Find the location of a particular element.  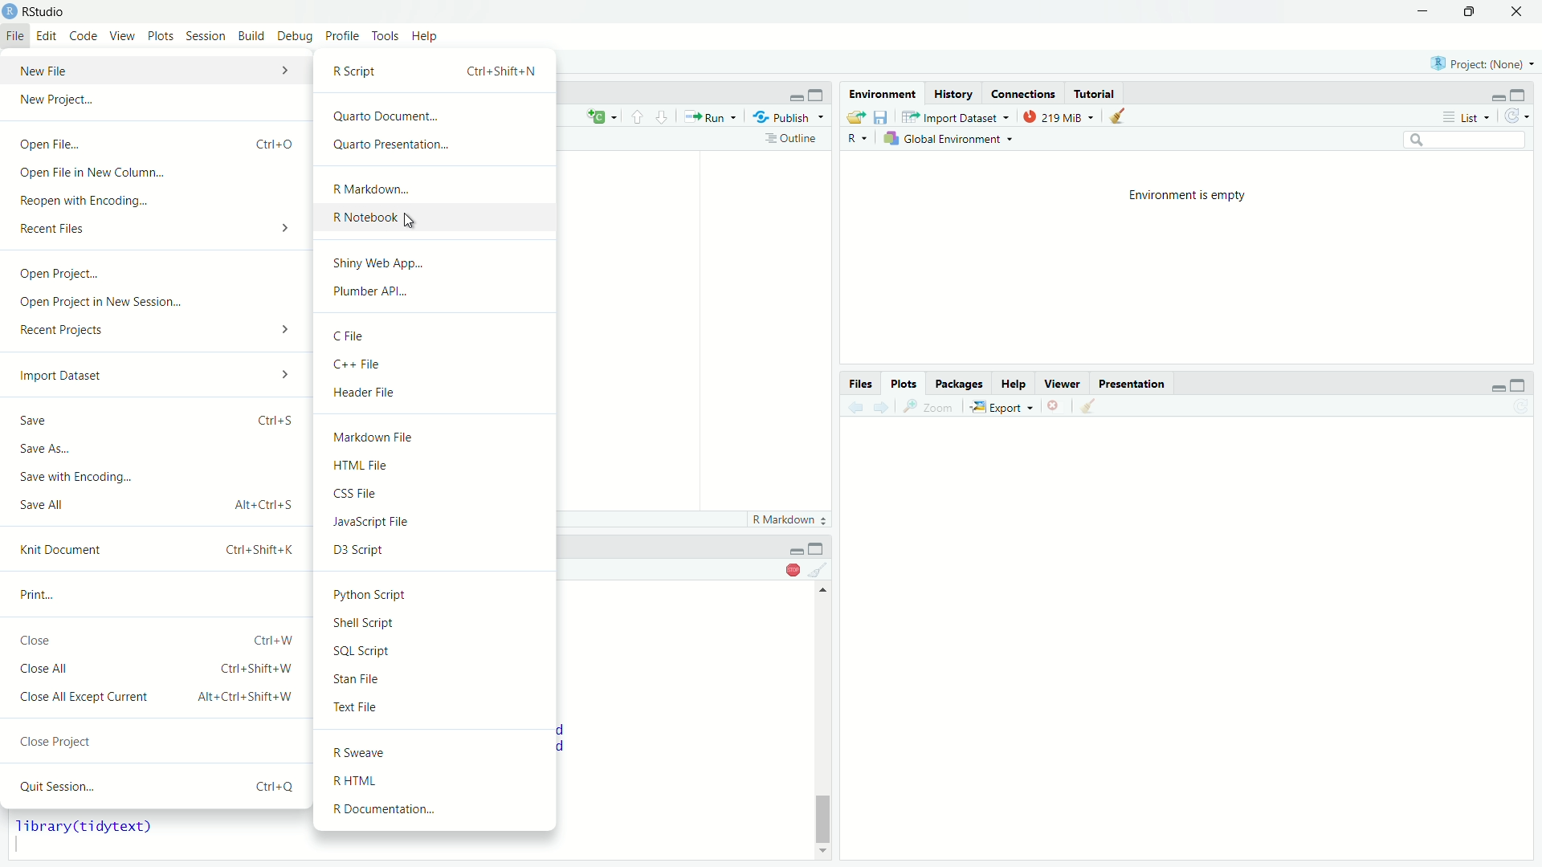

Debug is located at coordinates (296, 37).